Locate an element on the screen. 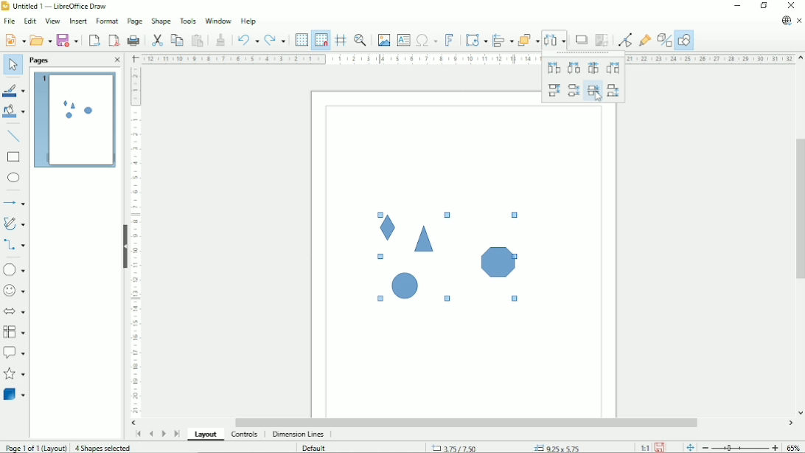  Export is located at coordinates (94, 40).